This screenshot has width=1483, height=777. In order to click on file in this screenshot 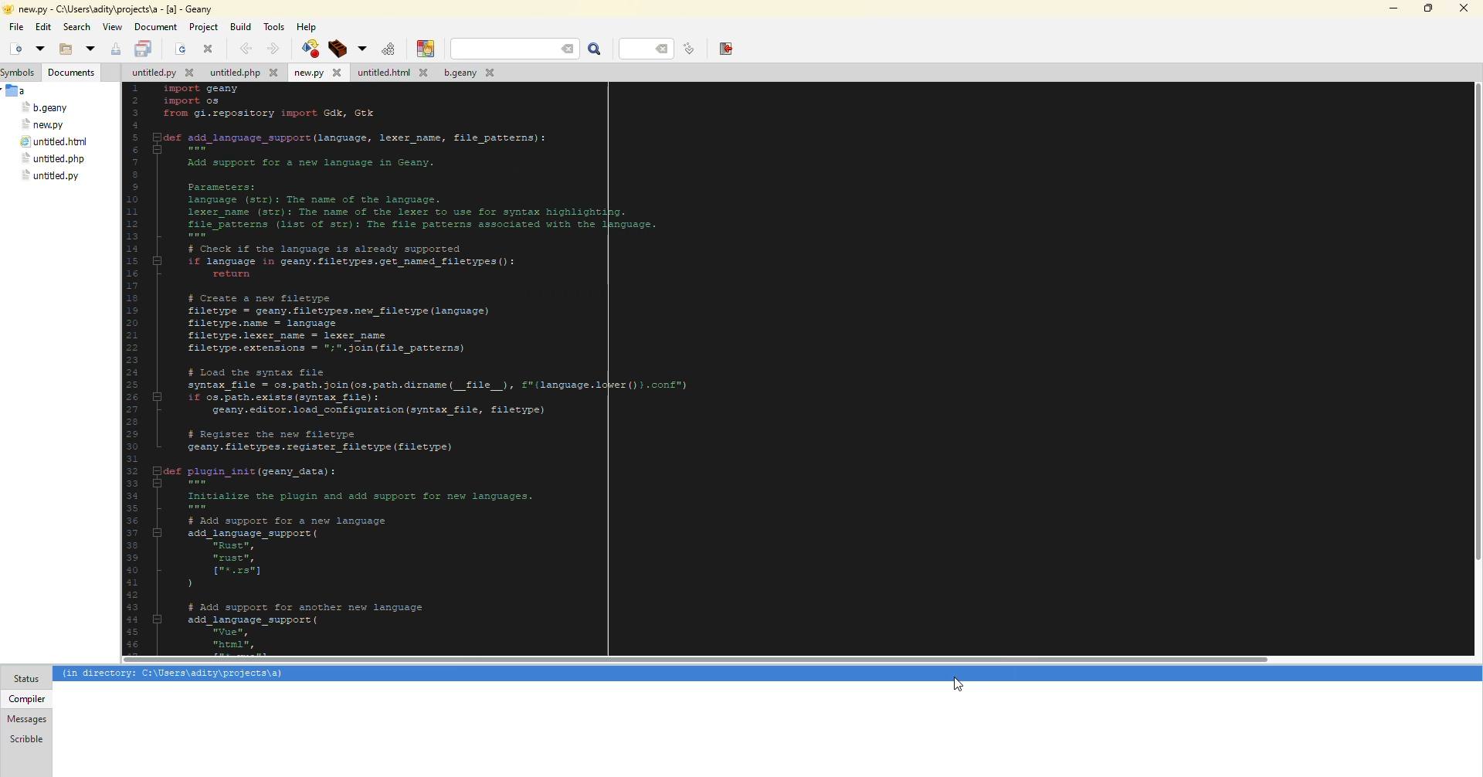, I will do `click(243, 74)`.